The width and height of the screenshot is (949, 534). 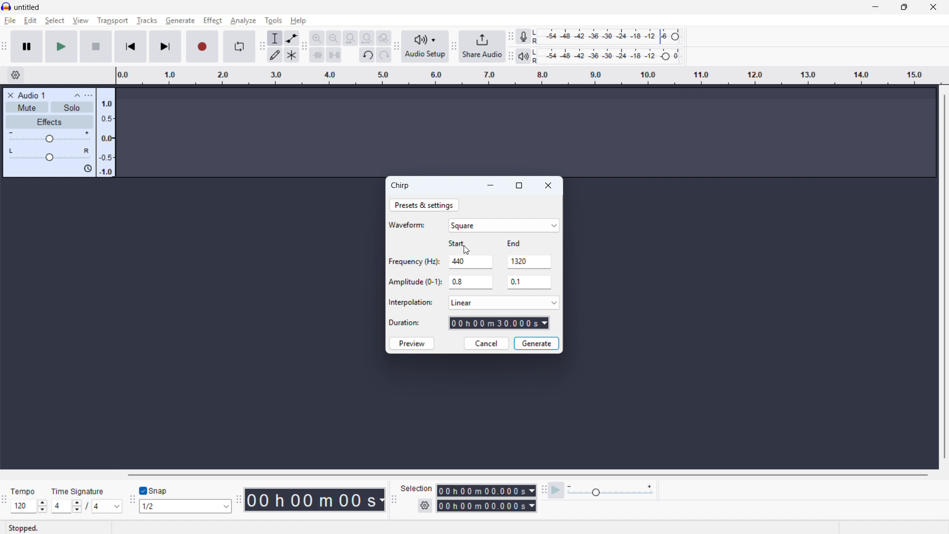 I want to click on cancel , so click(x=487, y=343).